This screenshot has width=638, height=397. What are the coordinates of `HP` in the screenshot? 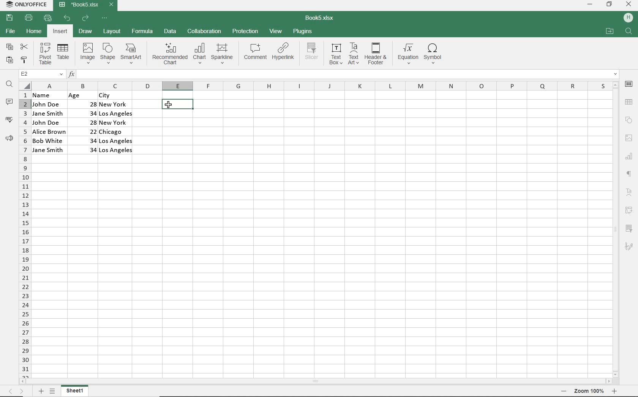 It's located at (627, 18).